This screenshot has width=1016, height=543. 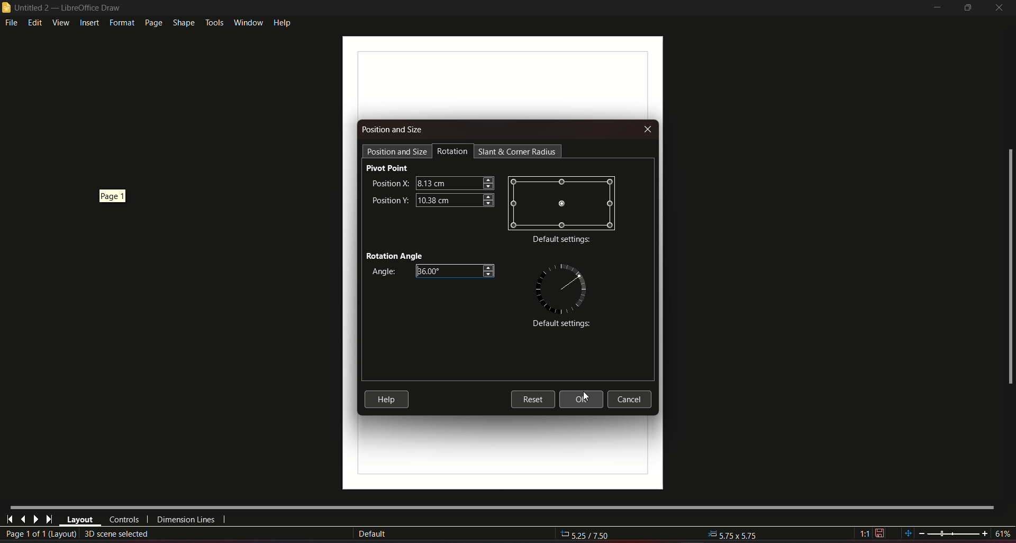 What do you see at coordinates (123, 520) in the screenshot?
I see `controls` at bounding box center [123, 520].